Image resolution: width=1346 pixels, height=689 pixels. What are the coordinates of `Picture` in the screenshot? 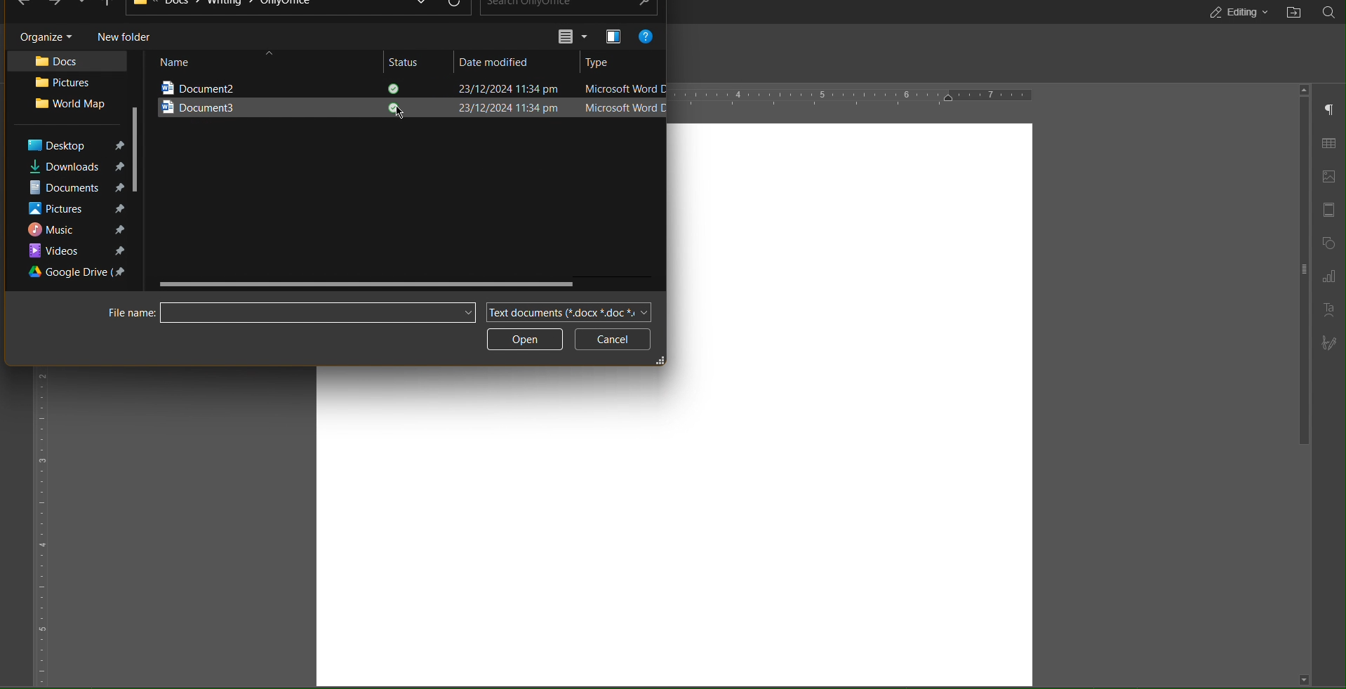 It's located at (58, 83).